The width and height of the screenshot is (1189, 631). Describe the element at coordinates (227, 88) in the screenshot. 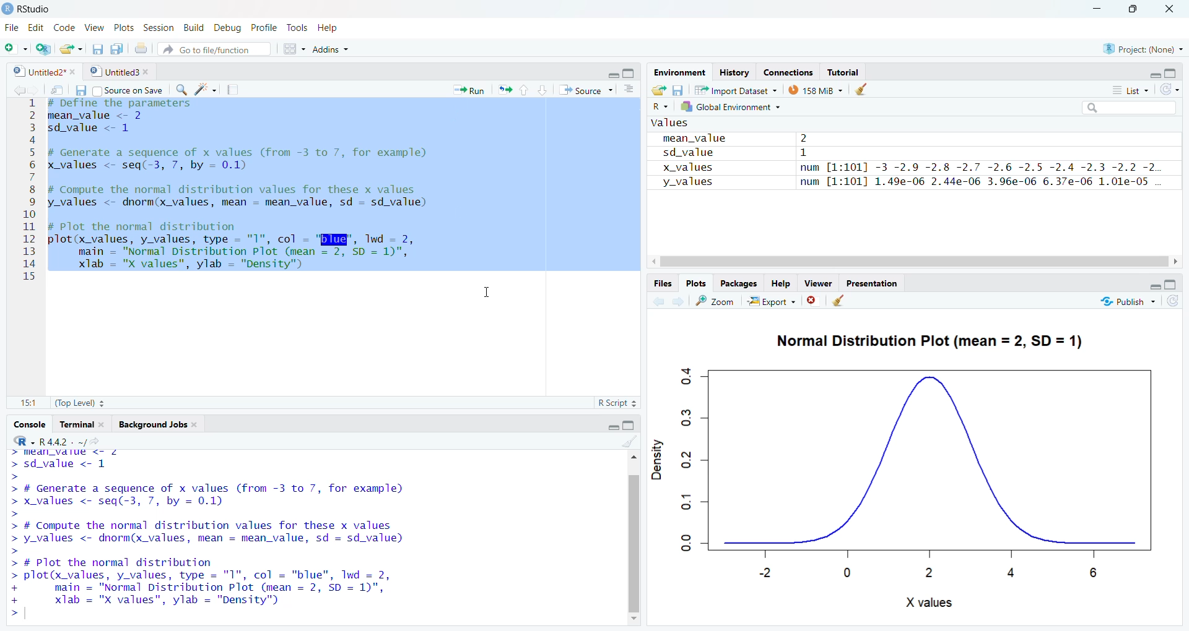

I see `compile report` at that location.